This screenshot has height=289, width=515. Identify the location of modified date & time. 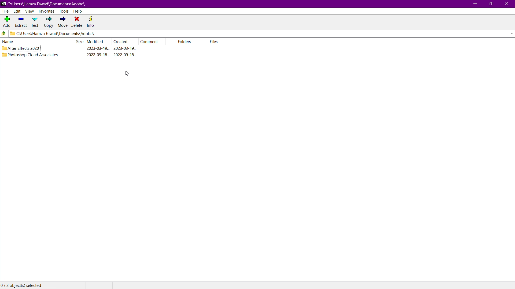
(98, 55).